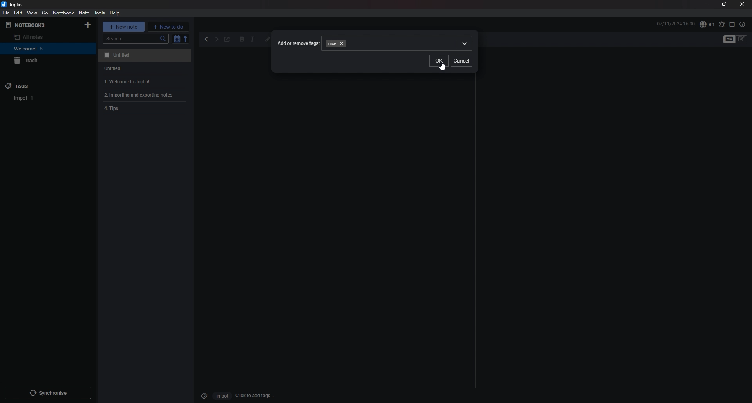 The image size is (752, 403). Describe the element at coordinates (38, 86) in the screenshot. I see `tags` at that location.